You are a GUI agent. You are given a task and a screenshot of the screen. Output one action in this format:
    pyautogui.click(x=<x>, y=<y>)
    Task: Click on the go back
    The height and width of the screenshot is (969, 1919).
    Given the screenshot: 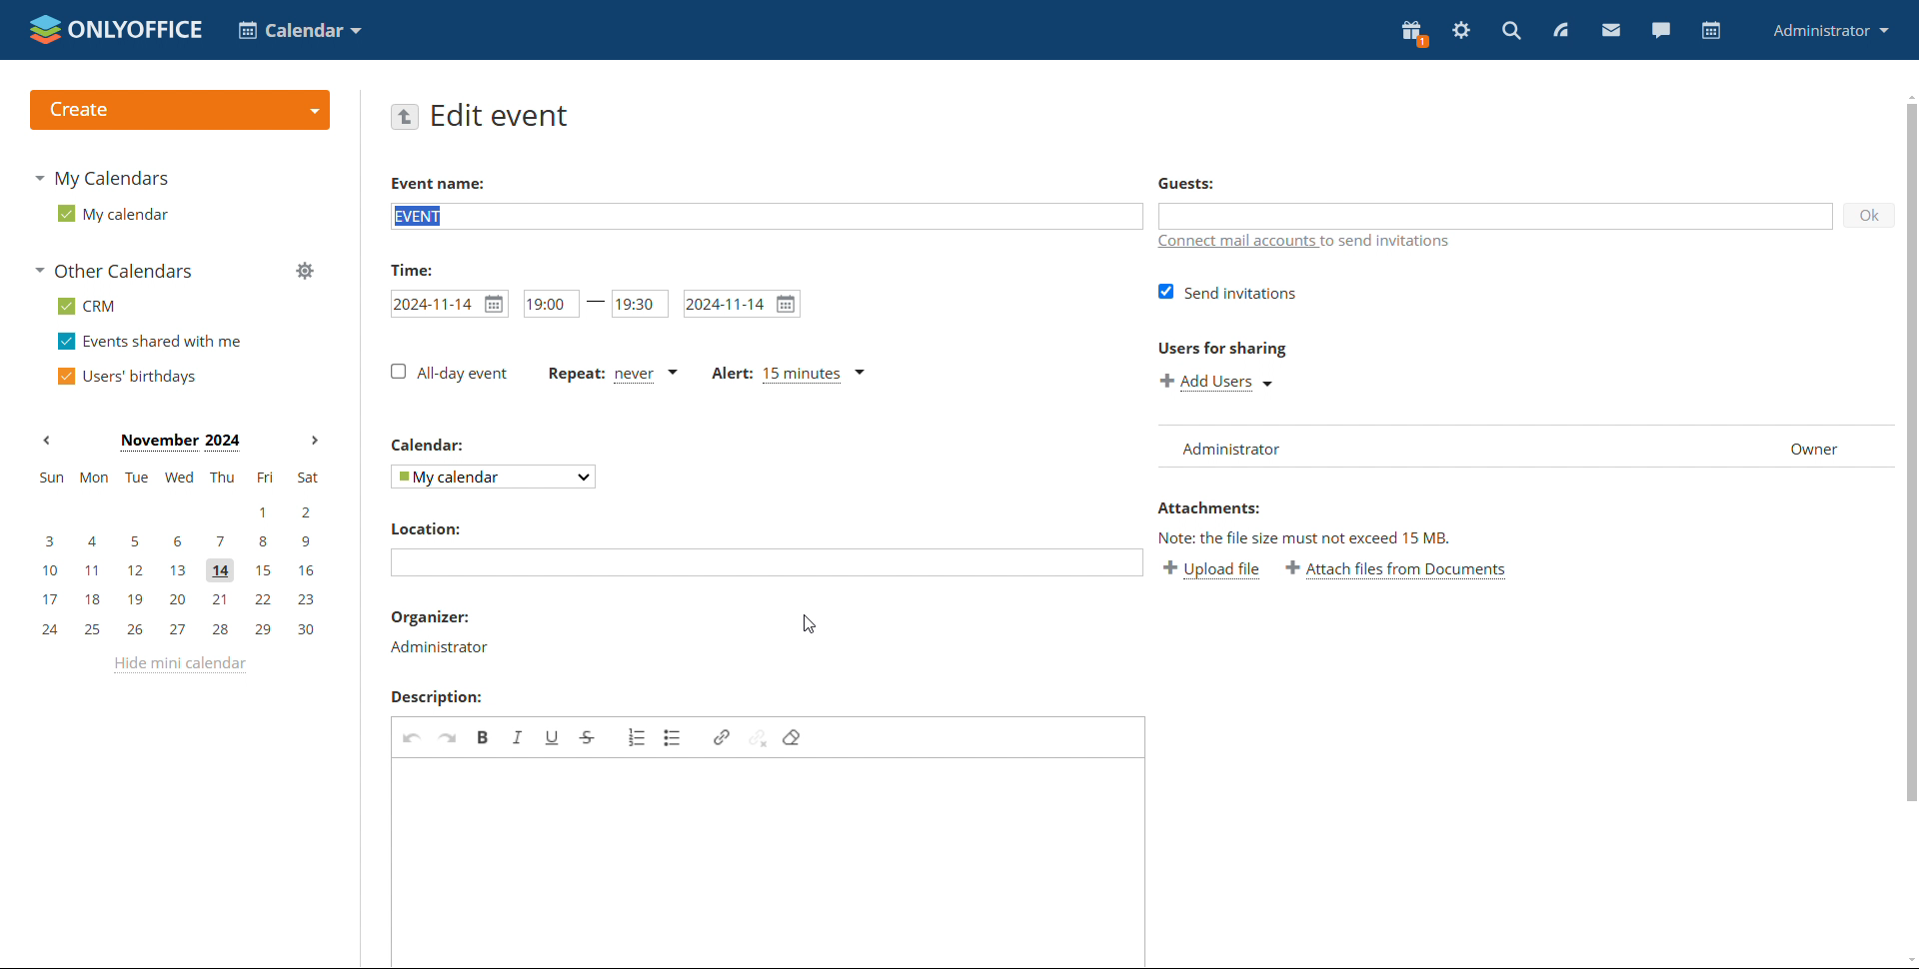 What is the action you would take?
    pyautogui.click(x=405, y=117)
    